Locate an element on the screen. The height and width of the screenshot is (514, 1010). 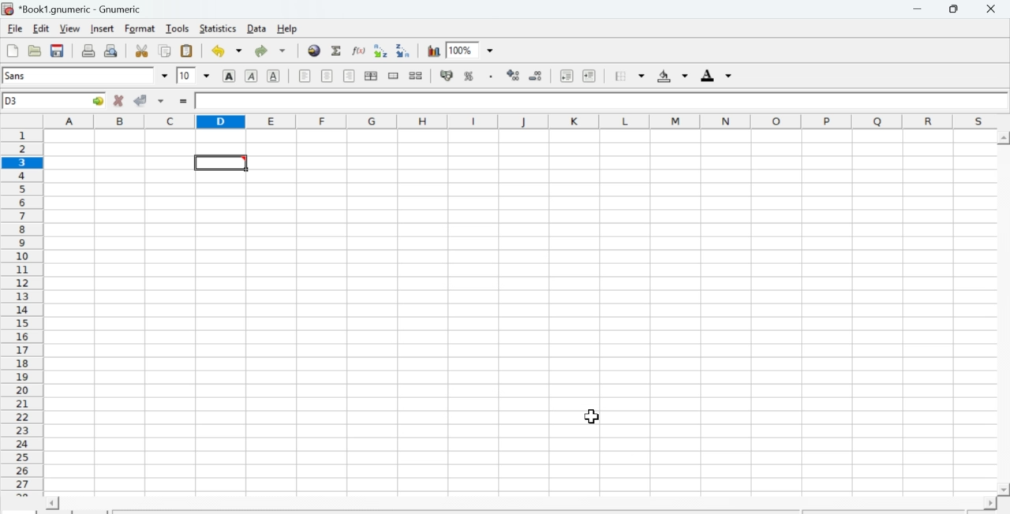
Copy is located at coordinates (167, 51).